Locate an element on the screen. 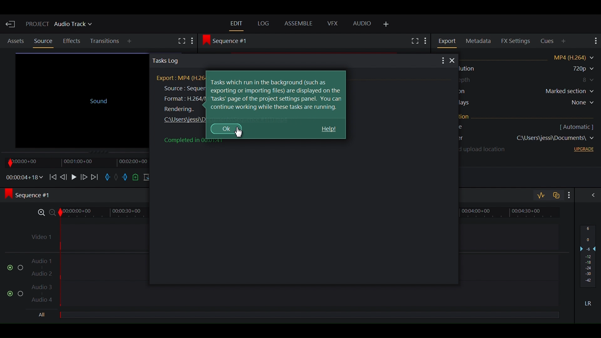 The image size is (601, 338). Nudge one frame backward is located at coordinates (64, 176).